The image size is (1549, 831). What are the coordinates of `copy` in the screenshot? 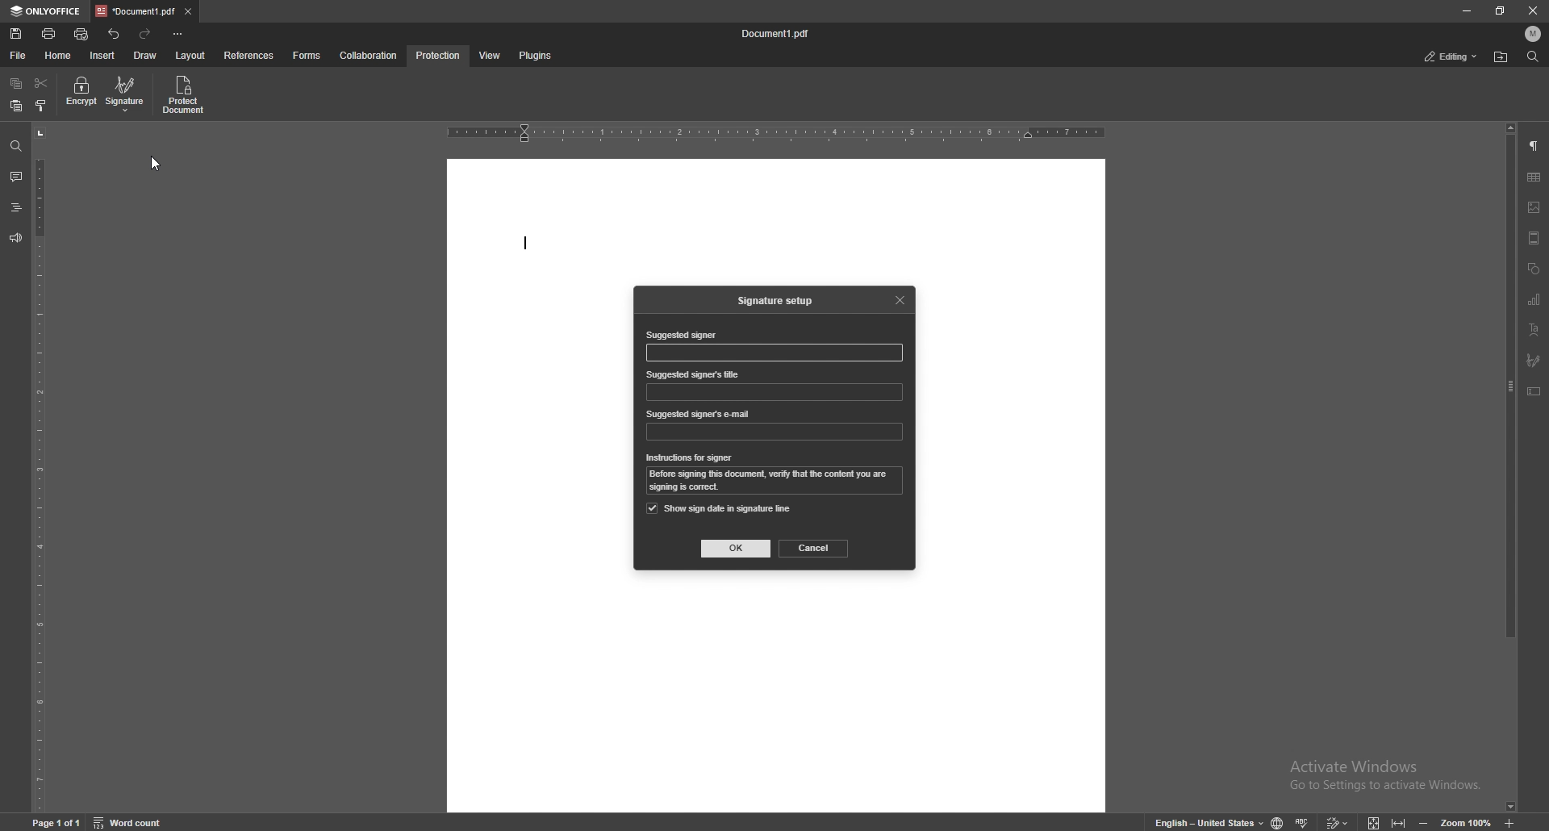 It's located at (16, 84).